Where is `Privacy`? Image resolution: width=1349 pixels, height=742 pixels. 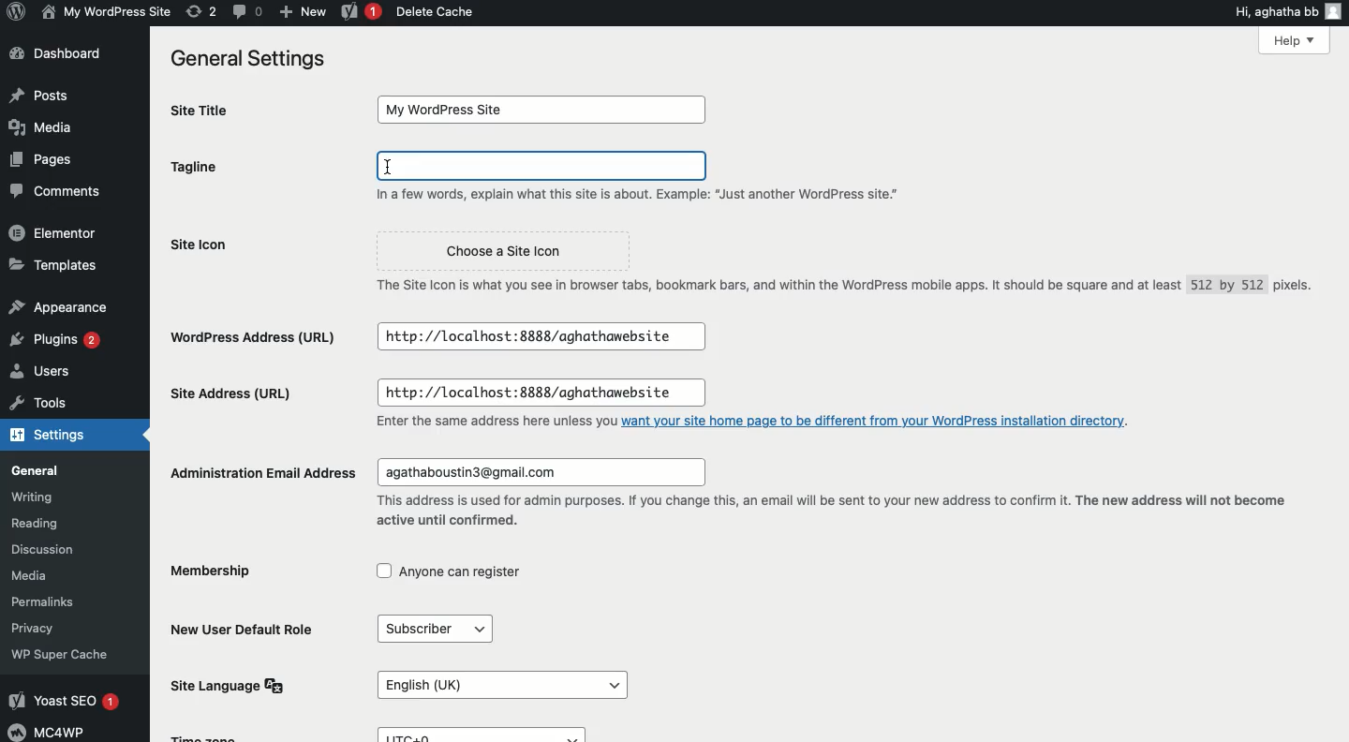 Privacy is located at coordinates (38, 626).